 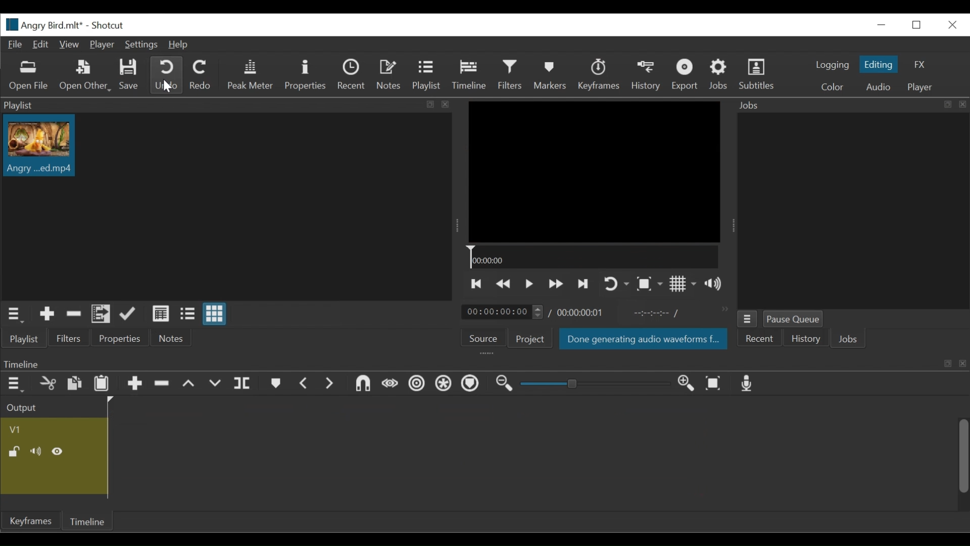 I want to click on logging, so click(x=833, y=65).